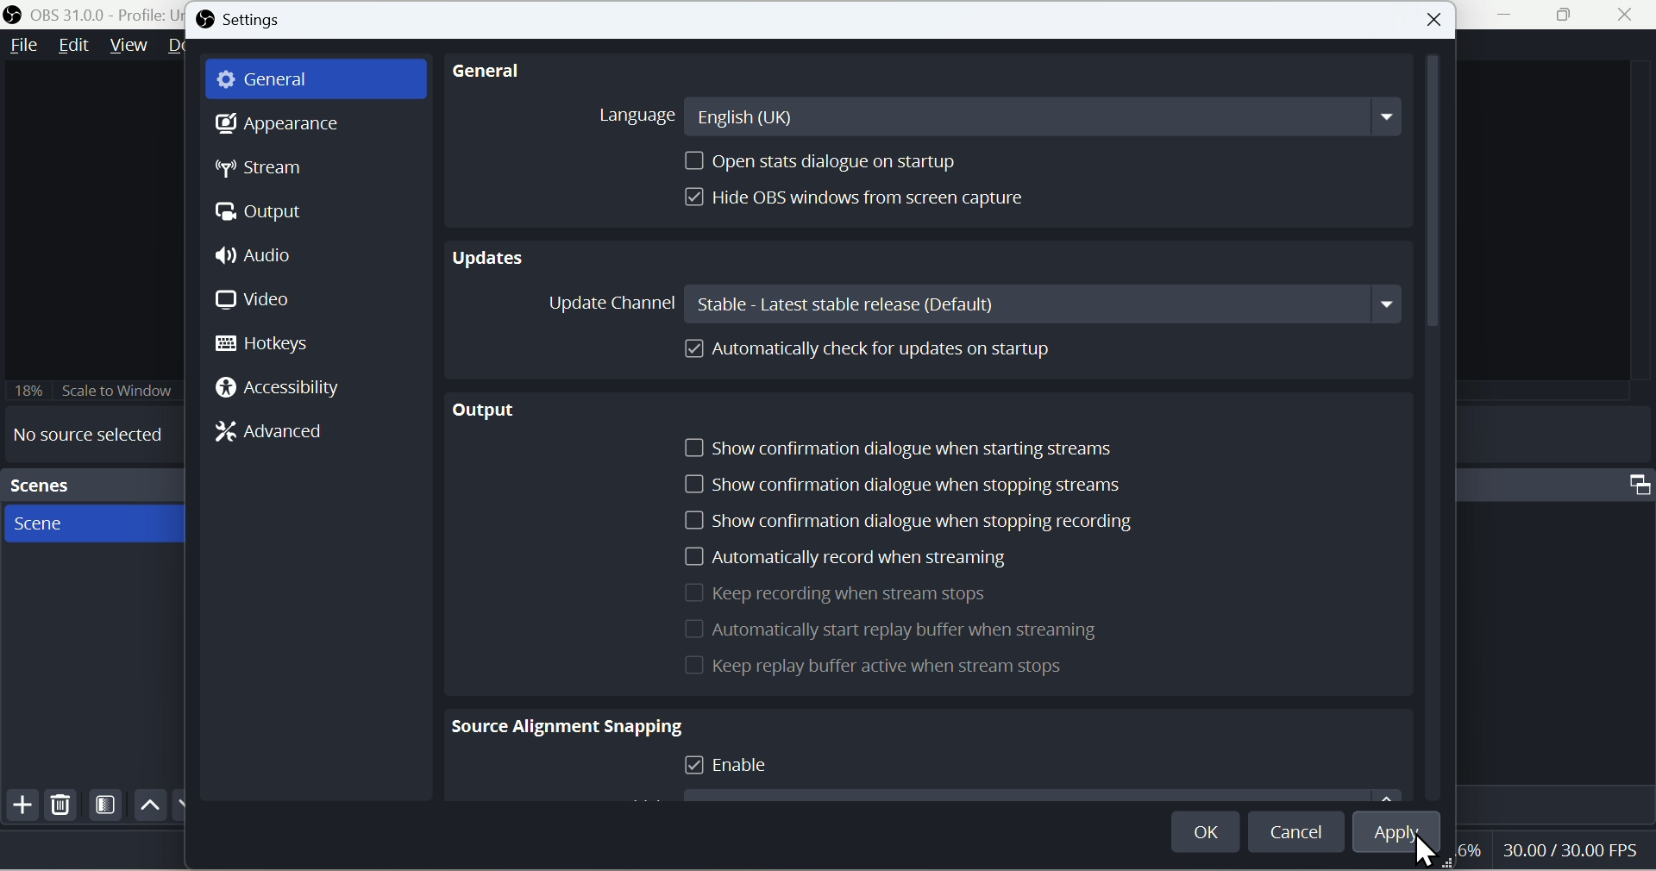 The height and width of the screenshot is (871, 1656). What do you see at coordinates (1433, 196) in the screenshot?
I see `Vertical Scrollbar` at bounding box center [1433, 196].